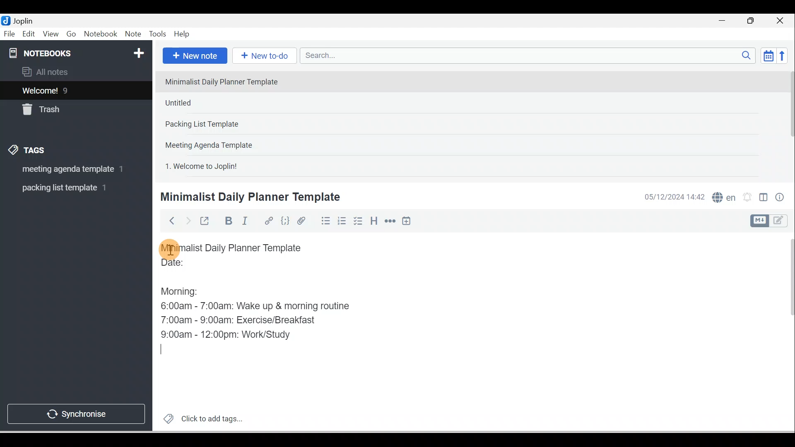 This screenshot has width=795, height=447. What do you see at coordinates (785, 55) in the screenshot?
I see `Reverse sort` at bounding box center [785, 55].